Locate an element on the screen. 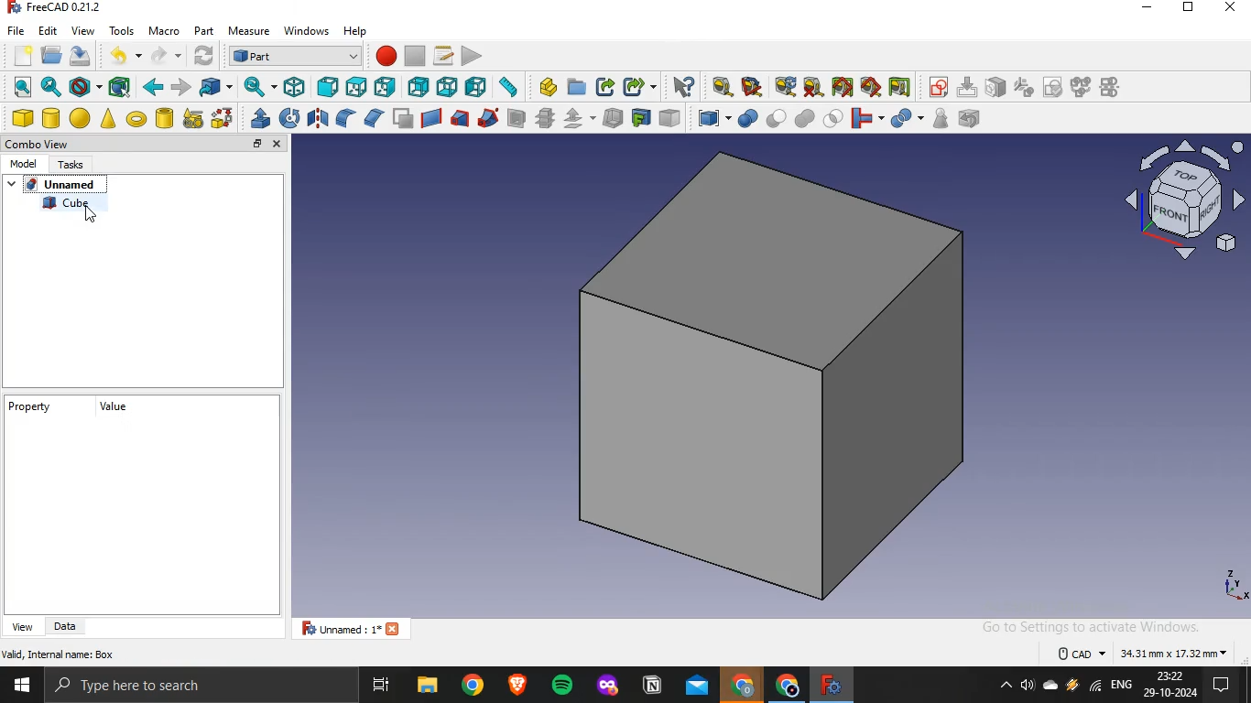  cube image is located at coordinates (777, 376).